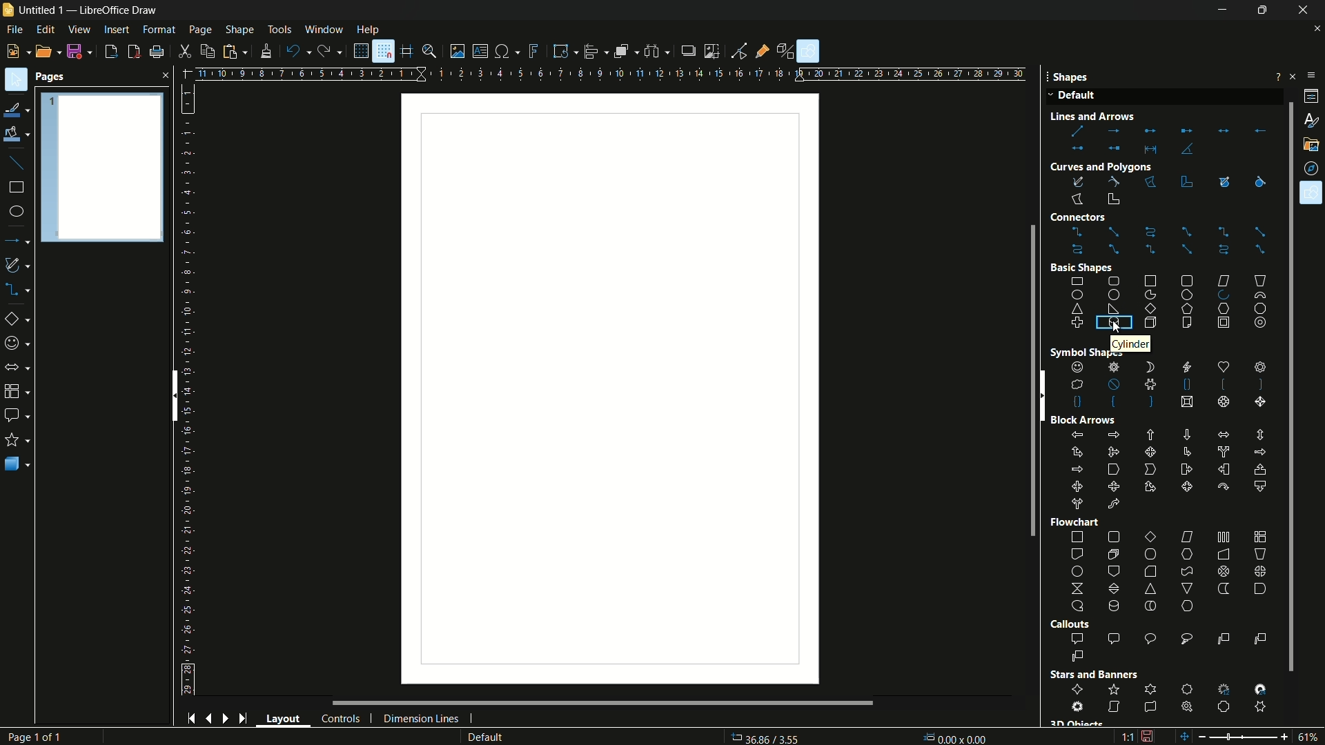 The image size is (1325, 745). What do you see at coordinates (747, 75) in the screenshot?
I see `width measure scale` at bounding box center [747, 75].